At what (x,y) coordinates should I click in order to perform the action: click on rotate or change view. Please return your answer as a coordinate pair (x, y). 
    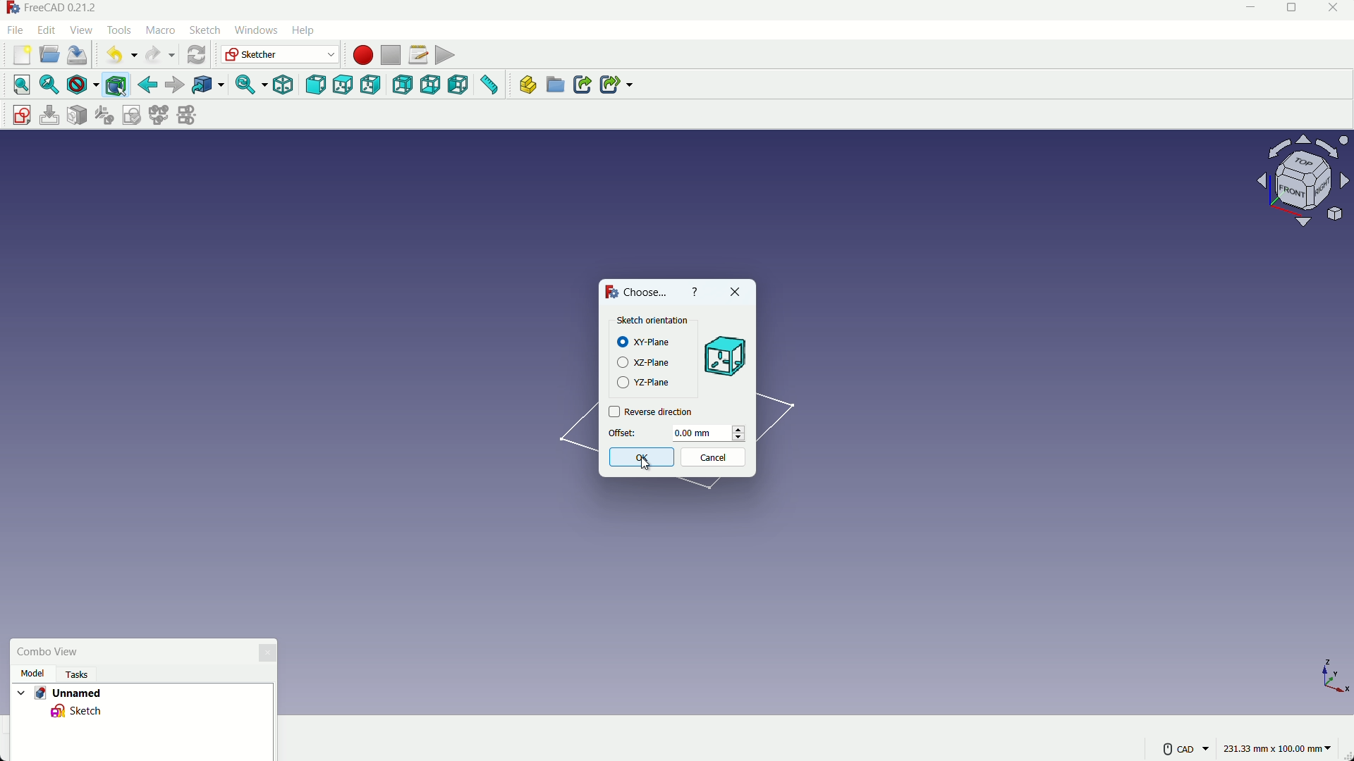
    Looking at the image, I should click on (1305, 179).